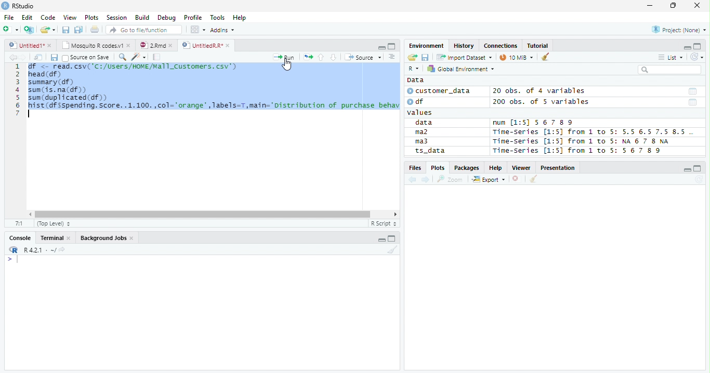 This screenshot has height=373, width=710. What do you see at coordinates (391, 57) in the screenshot?
I see `Show document outline` at bounding box center [391, 57].